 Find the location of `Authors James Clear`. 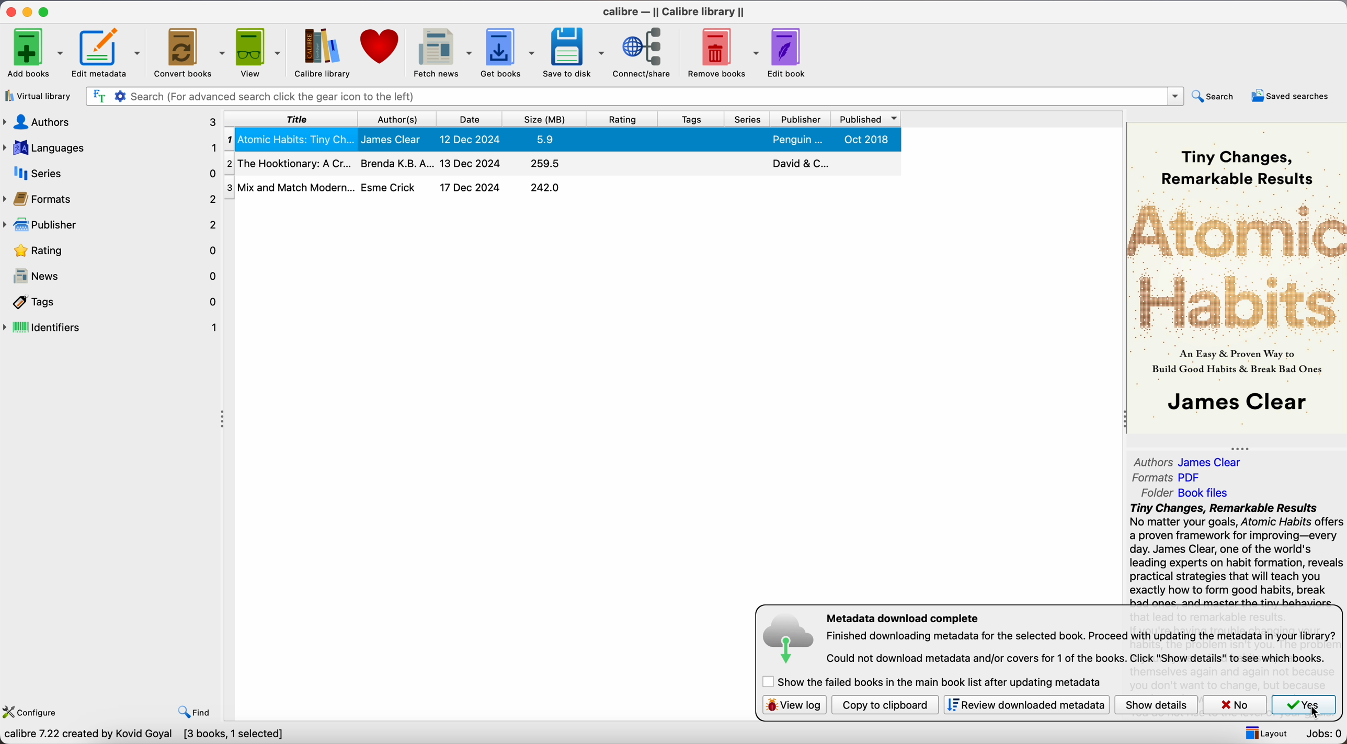

Authors James Clear is located at coordinates (1190, 461).